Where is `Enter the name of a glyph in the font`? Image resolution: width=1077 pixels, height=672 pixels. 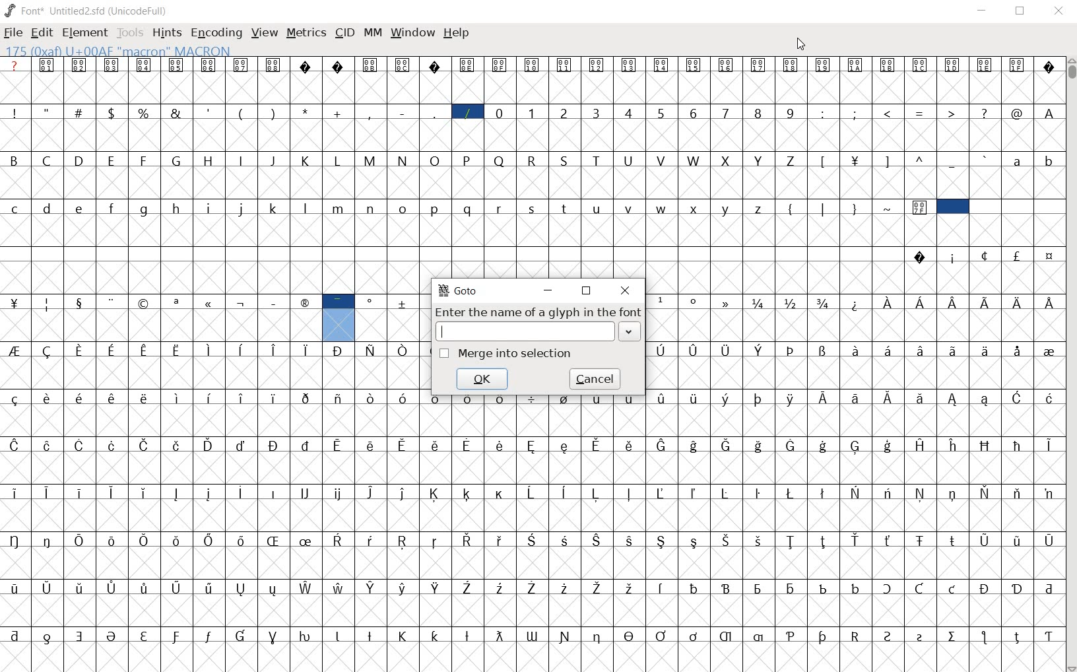 Enter the name of a glyph in the font is located at coordinates (538, 323).